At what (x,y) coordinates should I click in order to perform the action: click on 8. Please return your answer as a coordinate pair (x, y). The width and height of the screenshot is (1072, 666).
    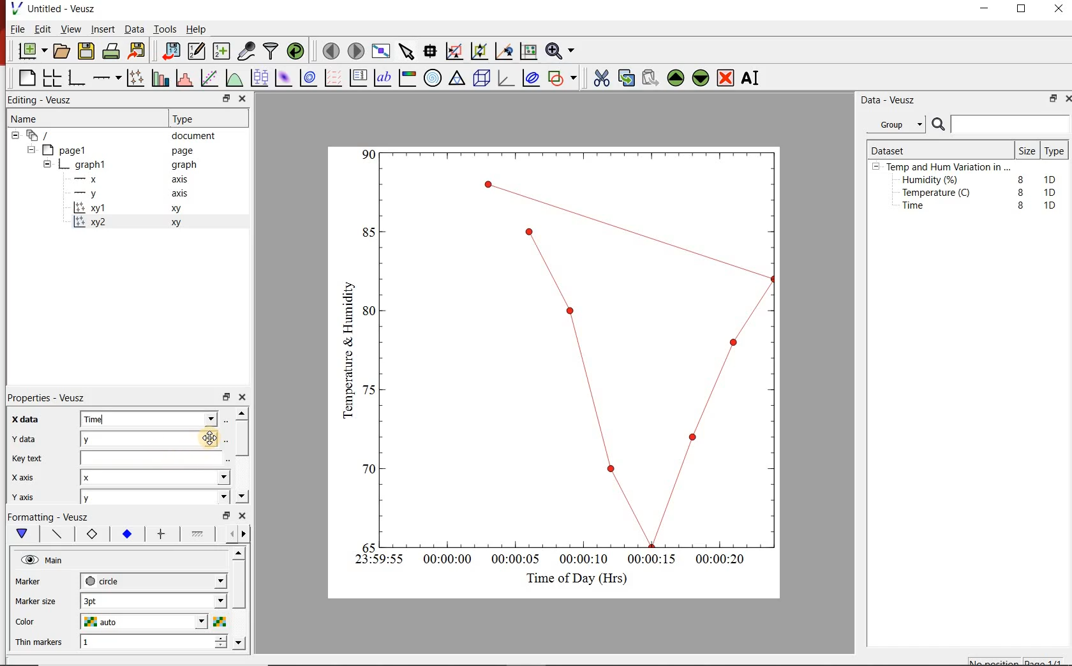
    Looking at the image, I should click on (1018, 177).